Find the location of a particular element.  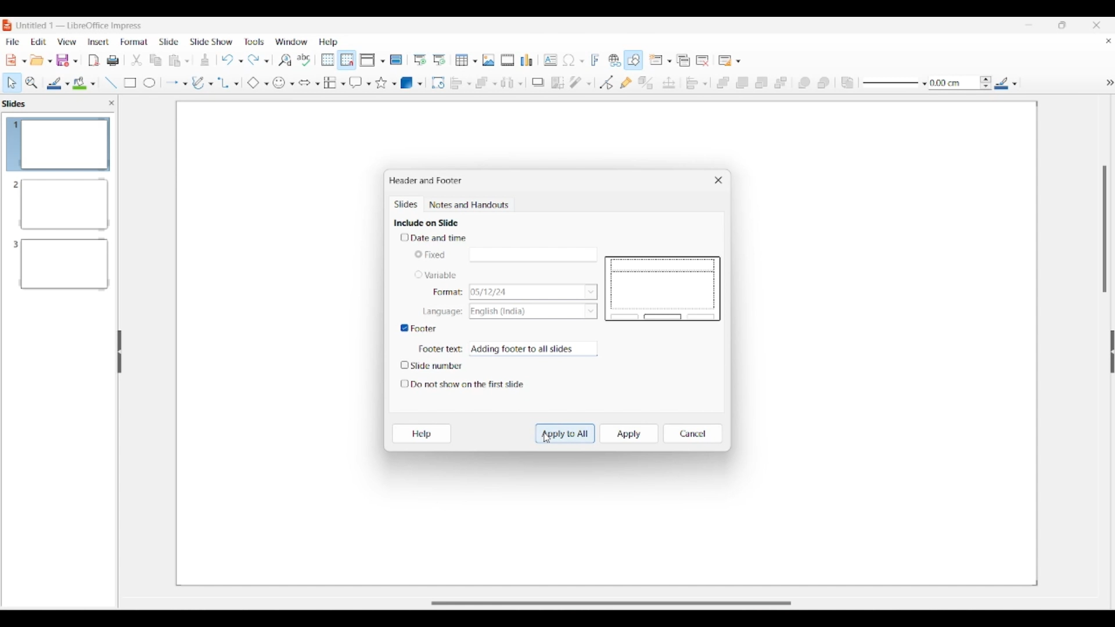

Input line thickness is located at coordinates (954, 83).